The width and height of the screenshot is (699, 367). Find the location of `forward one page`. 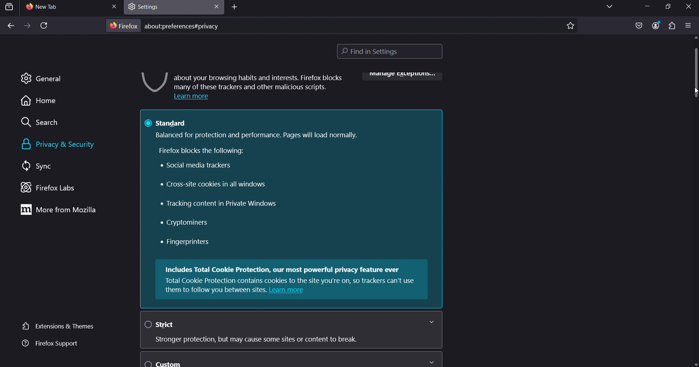

forward one page is located at coordinates (27, 26).